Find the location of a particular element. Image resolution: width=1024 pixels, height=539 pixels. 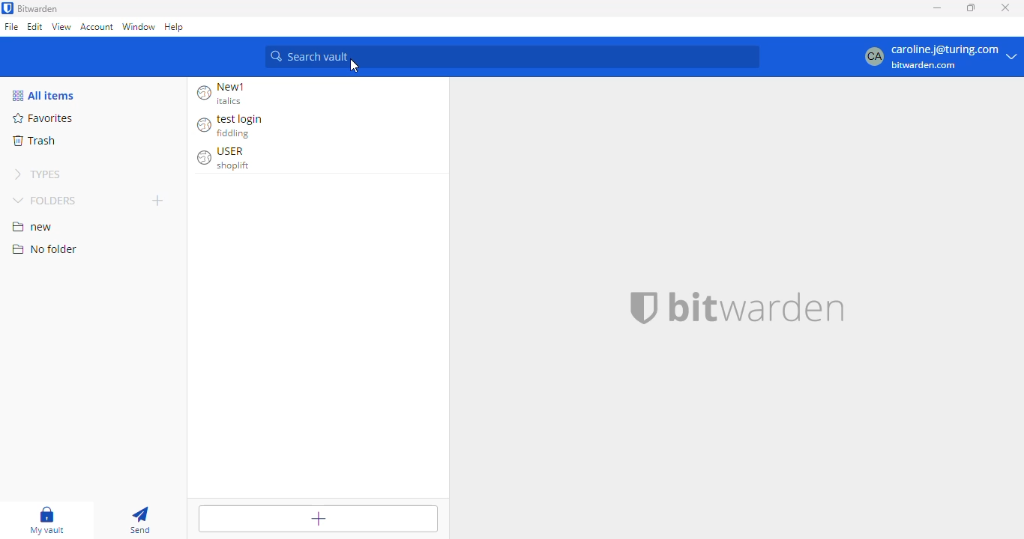

bitwarden is located at coordinates (757, 306).